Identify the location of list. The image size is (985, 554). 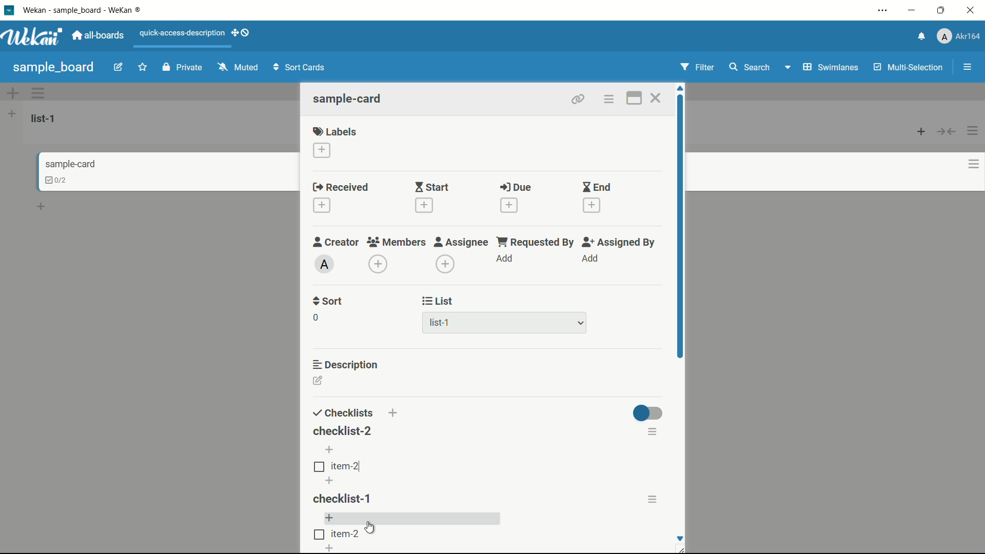
(438, 301).